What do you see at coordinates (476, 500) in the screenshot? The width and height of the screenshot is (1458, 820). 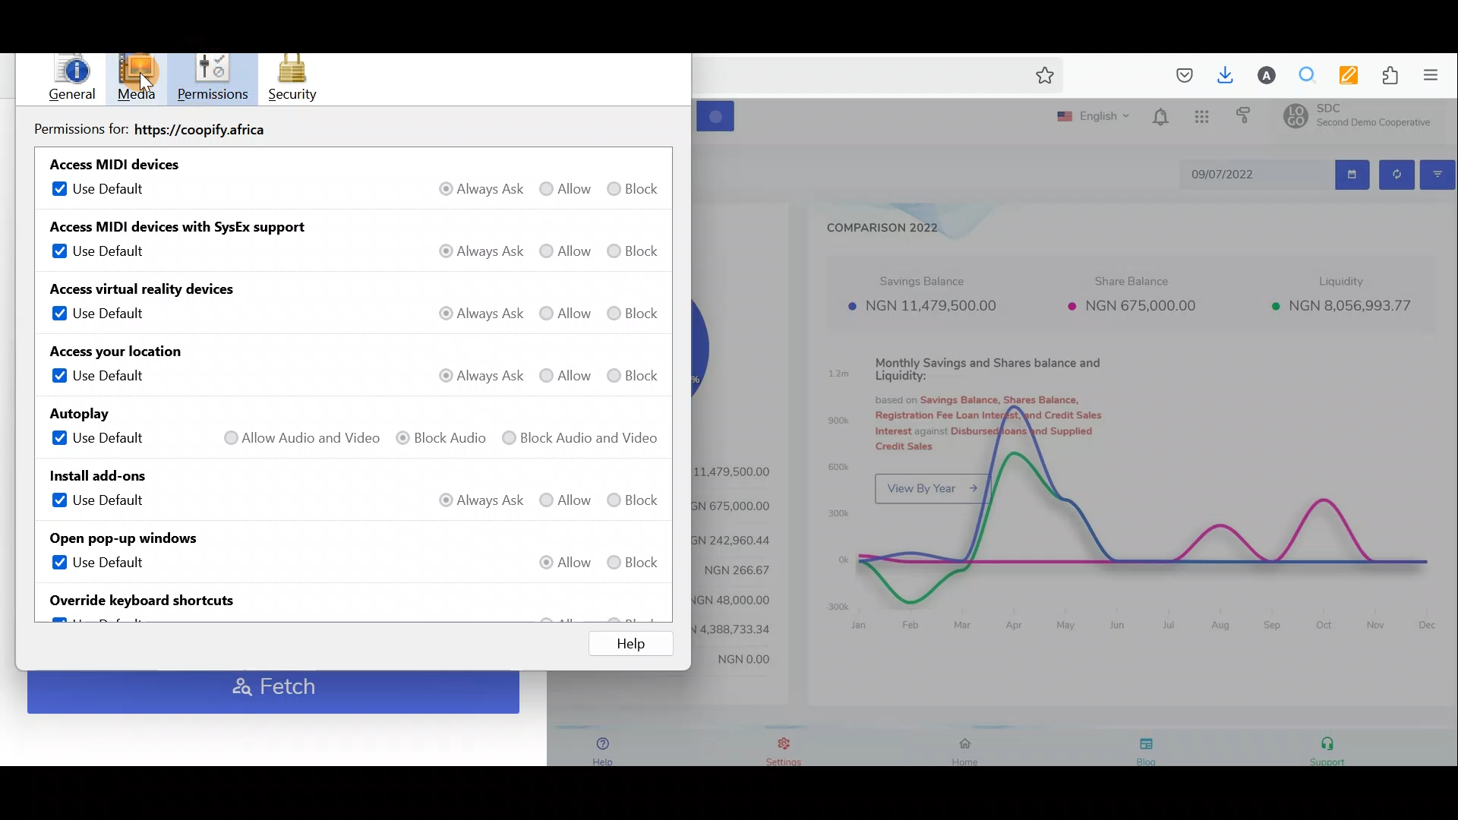 I see `Always ask` at bounding box center [476, 500].